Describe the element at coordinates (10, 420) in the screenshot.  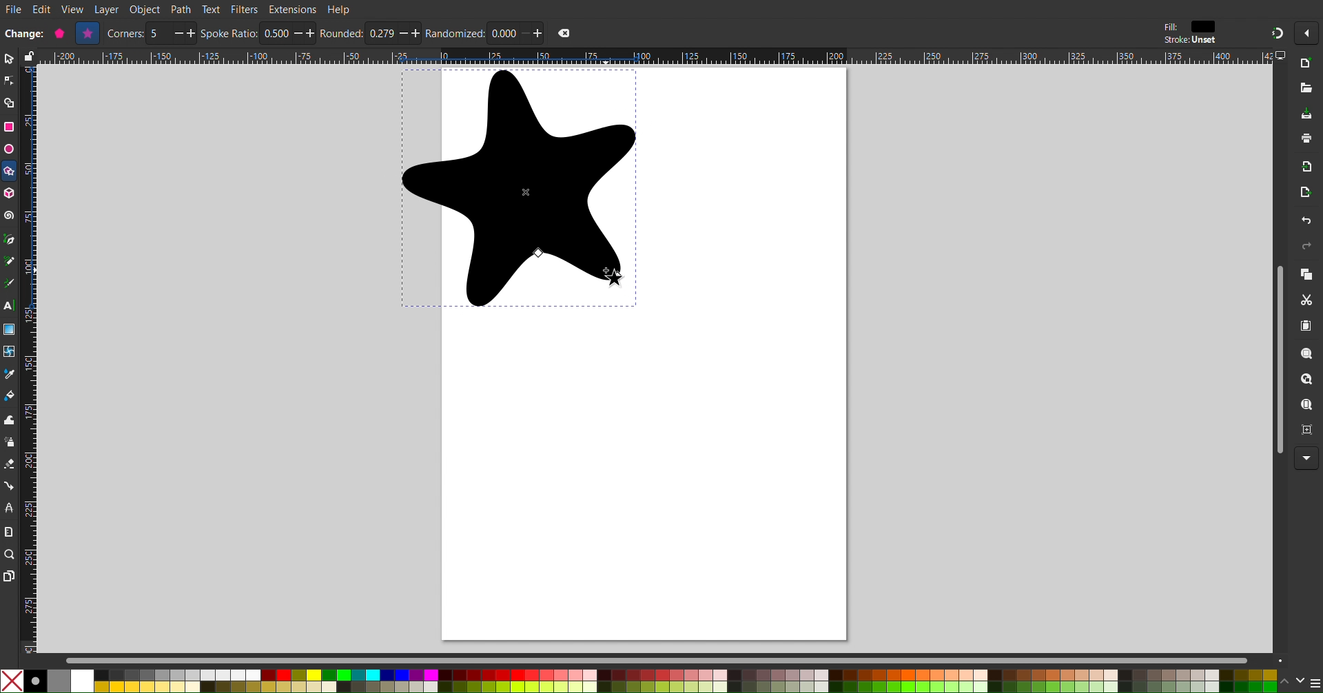
I see `Tweak Tool` at that location.